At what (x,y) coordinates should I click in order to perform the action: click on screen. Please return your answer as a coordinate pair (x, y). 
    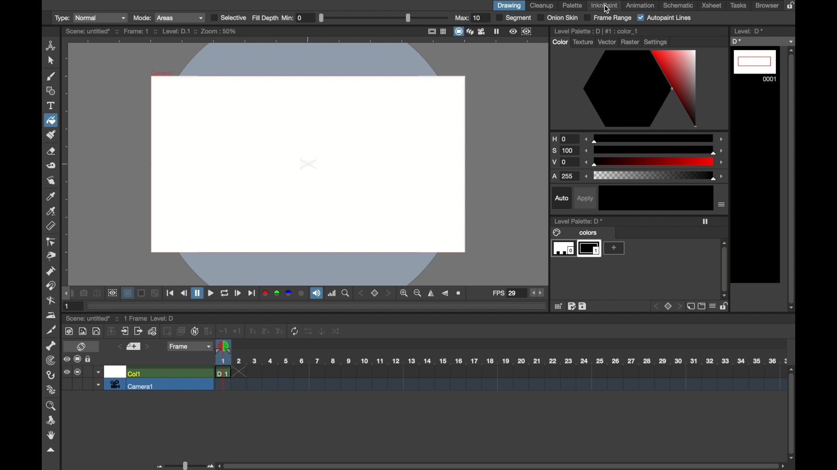
    Looking at the image, I should click on (457, 31).